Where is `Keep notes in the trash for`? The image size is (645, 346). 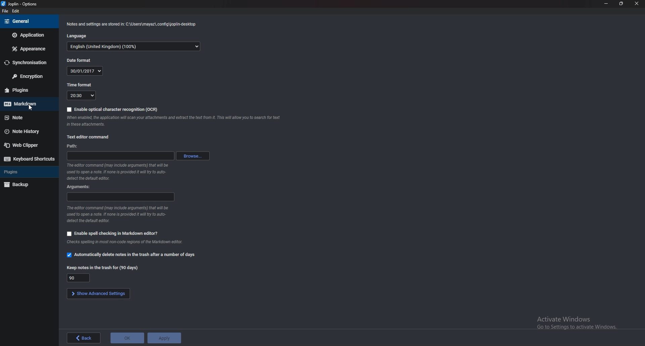
Keep notes in the trash for is located at coordinates (103, 268).